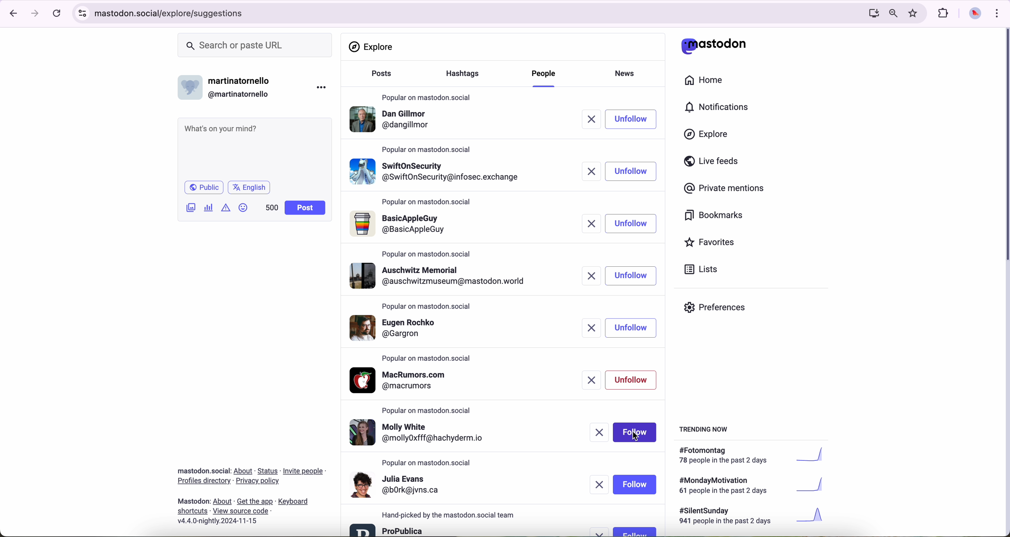  Describe the element at coordinates (636, 485) in the screenshot. I see `follow button` at that location.